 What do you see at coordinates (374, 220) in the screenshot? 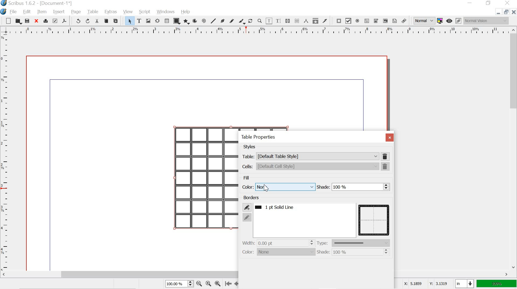
I see `table` at bounding box center [374, 220].